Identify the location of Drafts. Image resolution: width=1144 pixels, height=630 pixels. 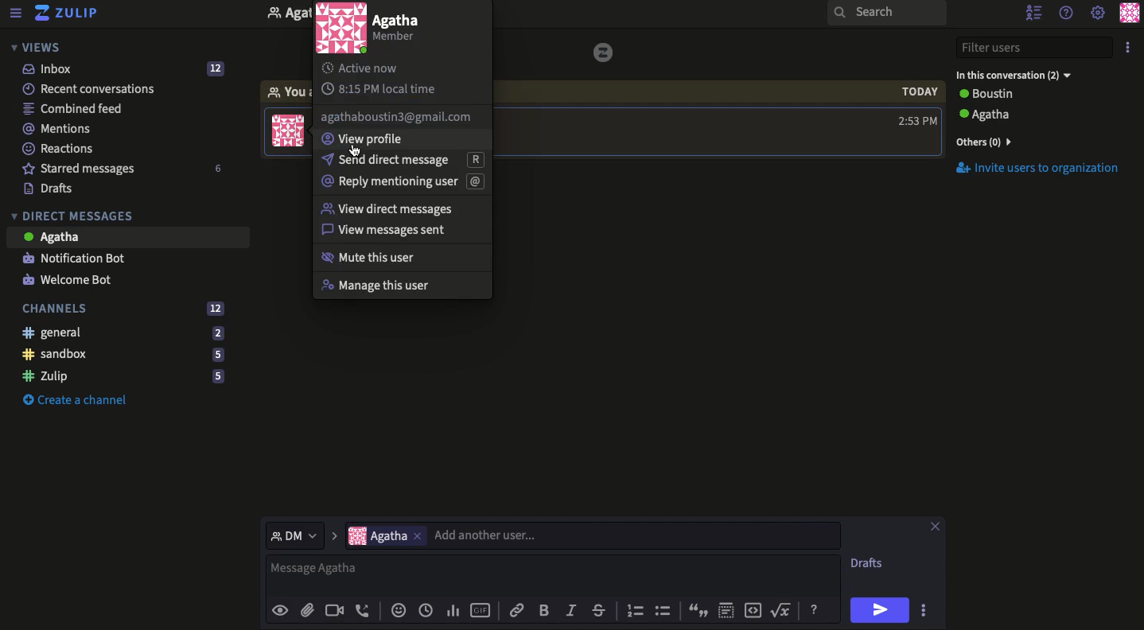
(868, 562).